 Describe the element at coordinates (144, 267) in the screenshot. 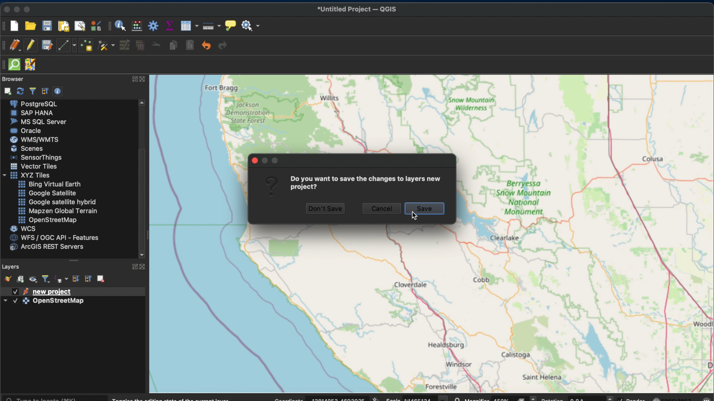

I see `CONTRACT` at that location.